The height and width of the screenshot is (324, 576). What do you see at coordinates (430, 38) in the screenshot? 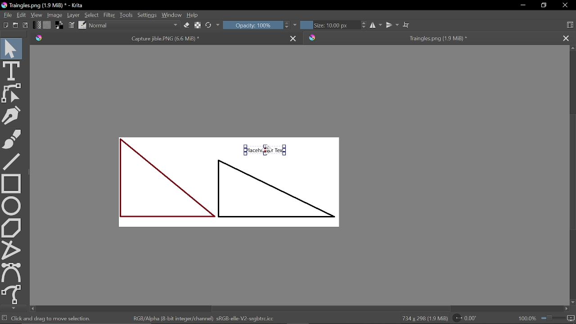
I see `Traingles.png (1.9 MiB) *` at bounding box center [430, 38].